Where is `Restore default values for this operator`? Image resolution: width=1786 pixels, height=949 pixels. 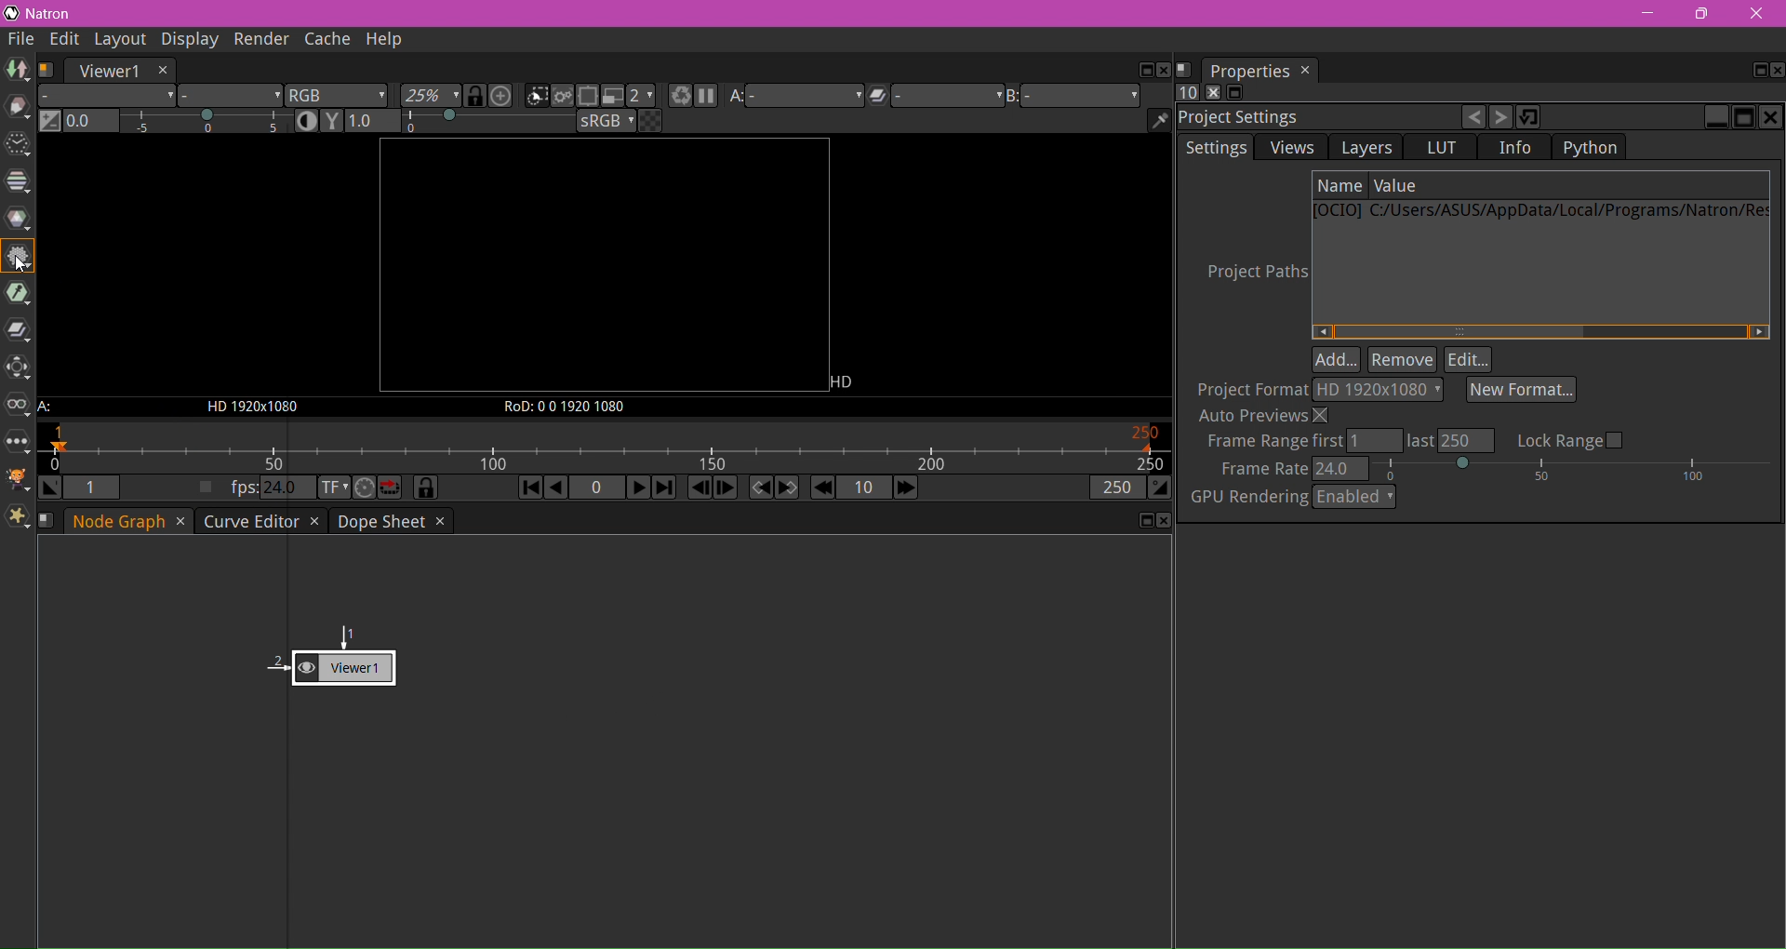
Restore default values for this operator is located at coordinates (1530, 116).